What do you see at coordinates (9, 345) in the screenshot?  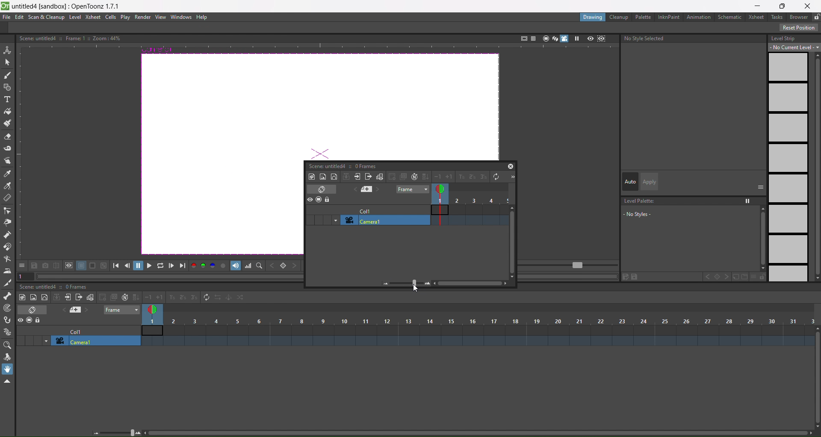 I see `magnifier tool` at bounding box center [9, 345].